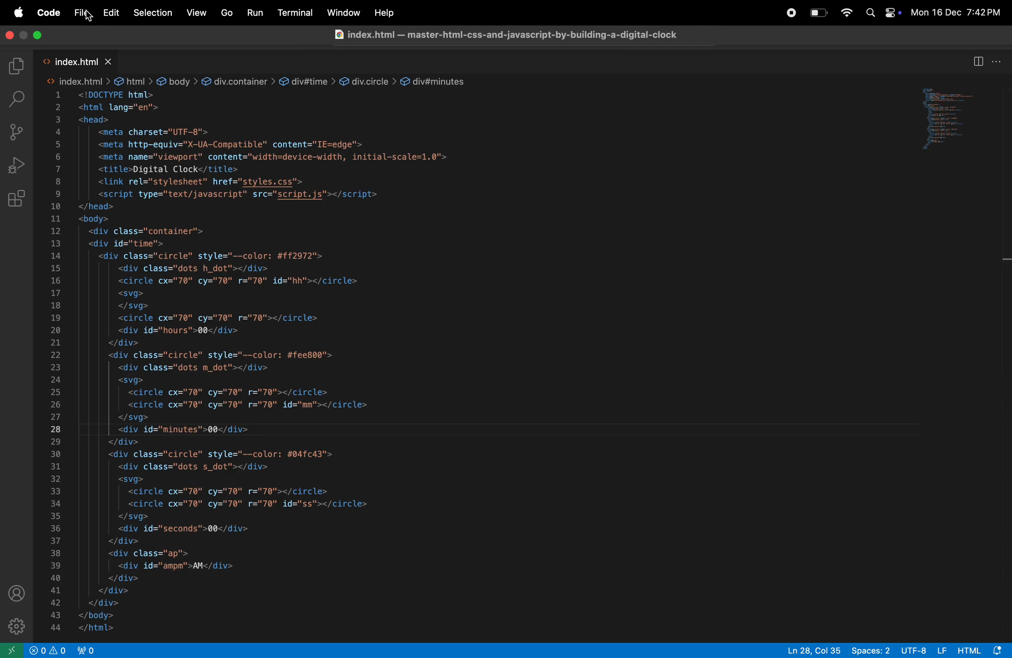 The width and height of the screenshot is (1012, 658). Describe the element at coordinates (80, 12) in the screenshot. I see `file` at that location.